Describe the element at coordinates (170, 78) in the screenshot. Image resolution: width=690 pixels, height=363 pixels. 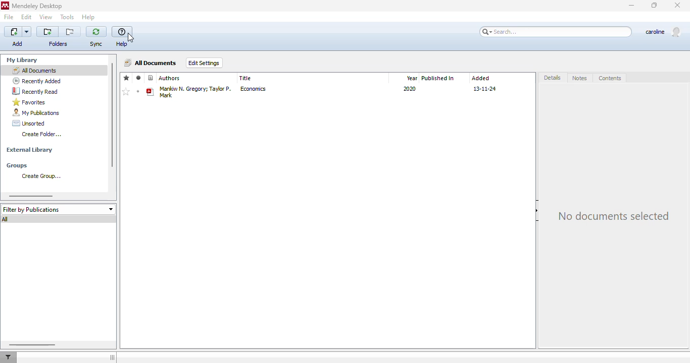
I see `authors` at that location.